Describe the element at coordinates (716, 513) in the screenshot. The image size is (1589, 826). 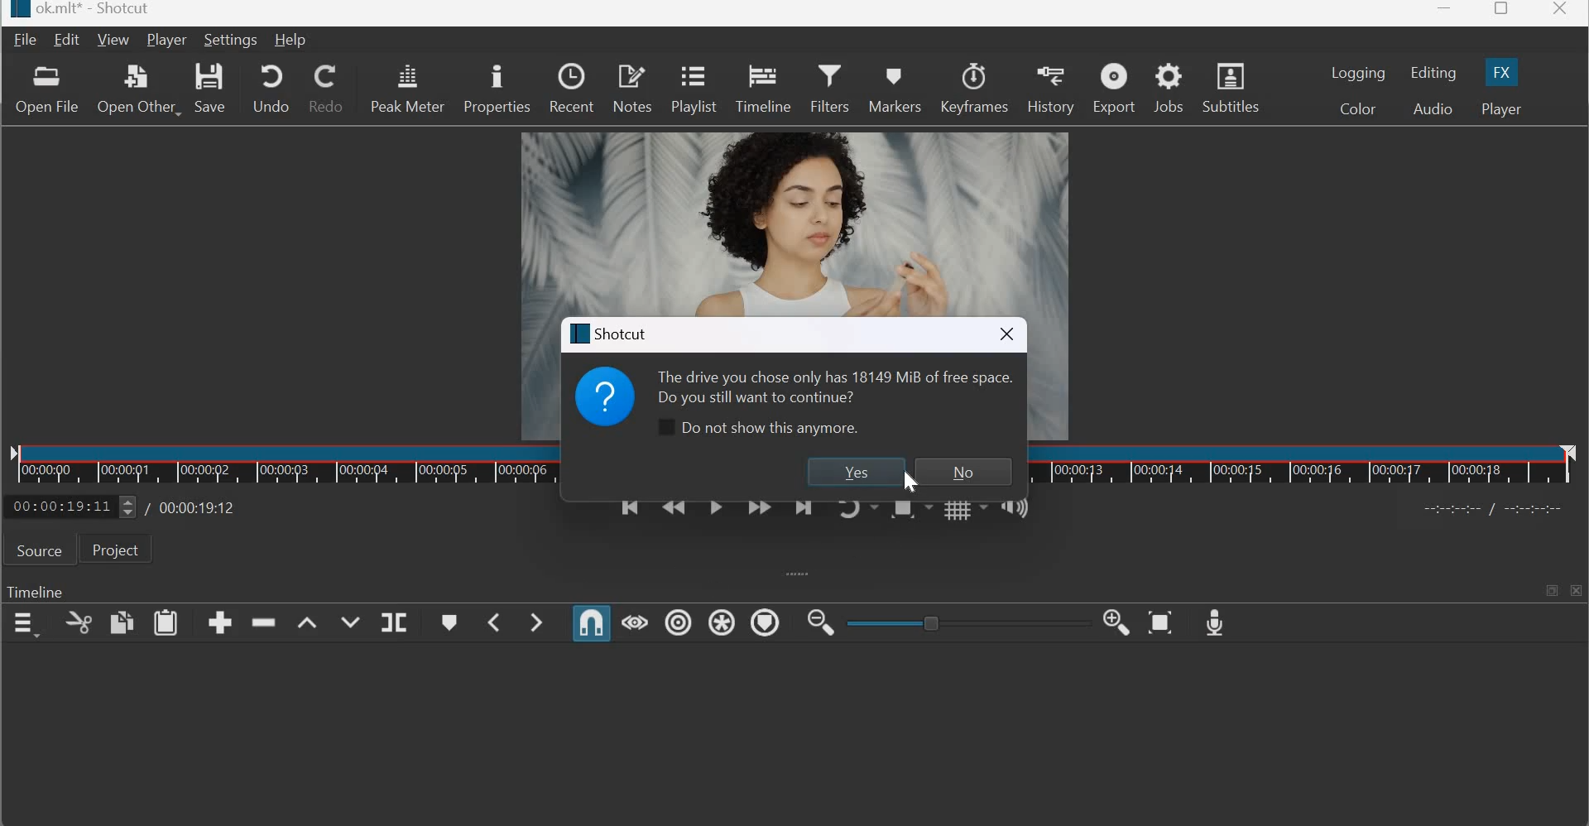
I see `Toggle play or pause` at that location.